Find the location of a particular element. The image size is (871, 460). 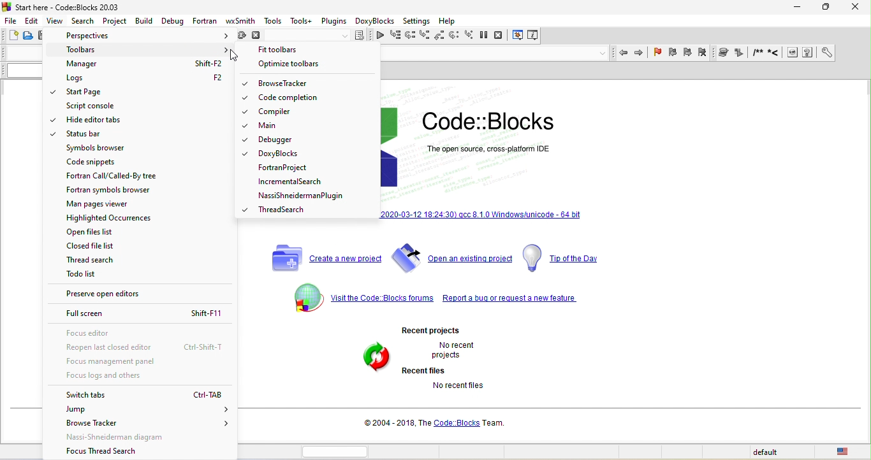

jump forward is located at coordinates (640, 53).